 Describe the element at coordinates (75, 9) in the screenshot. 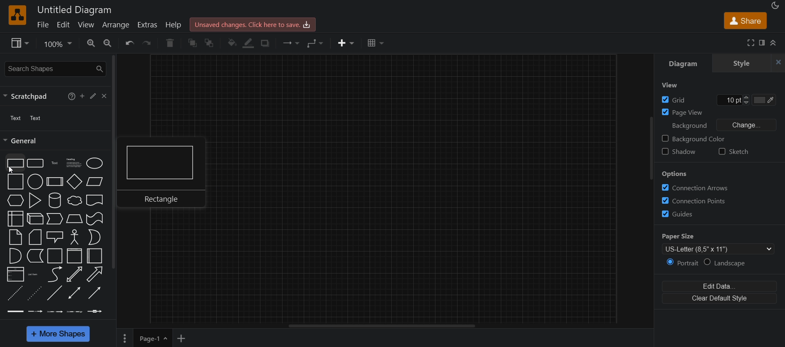

I see `title` at that location.